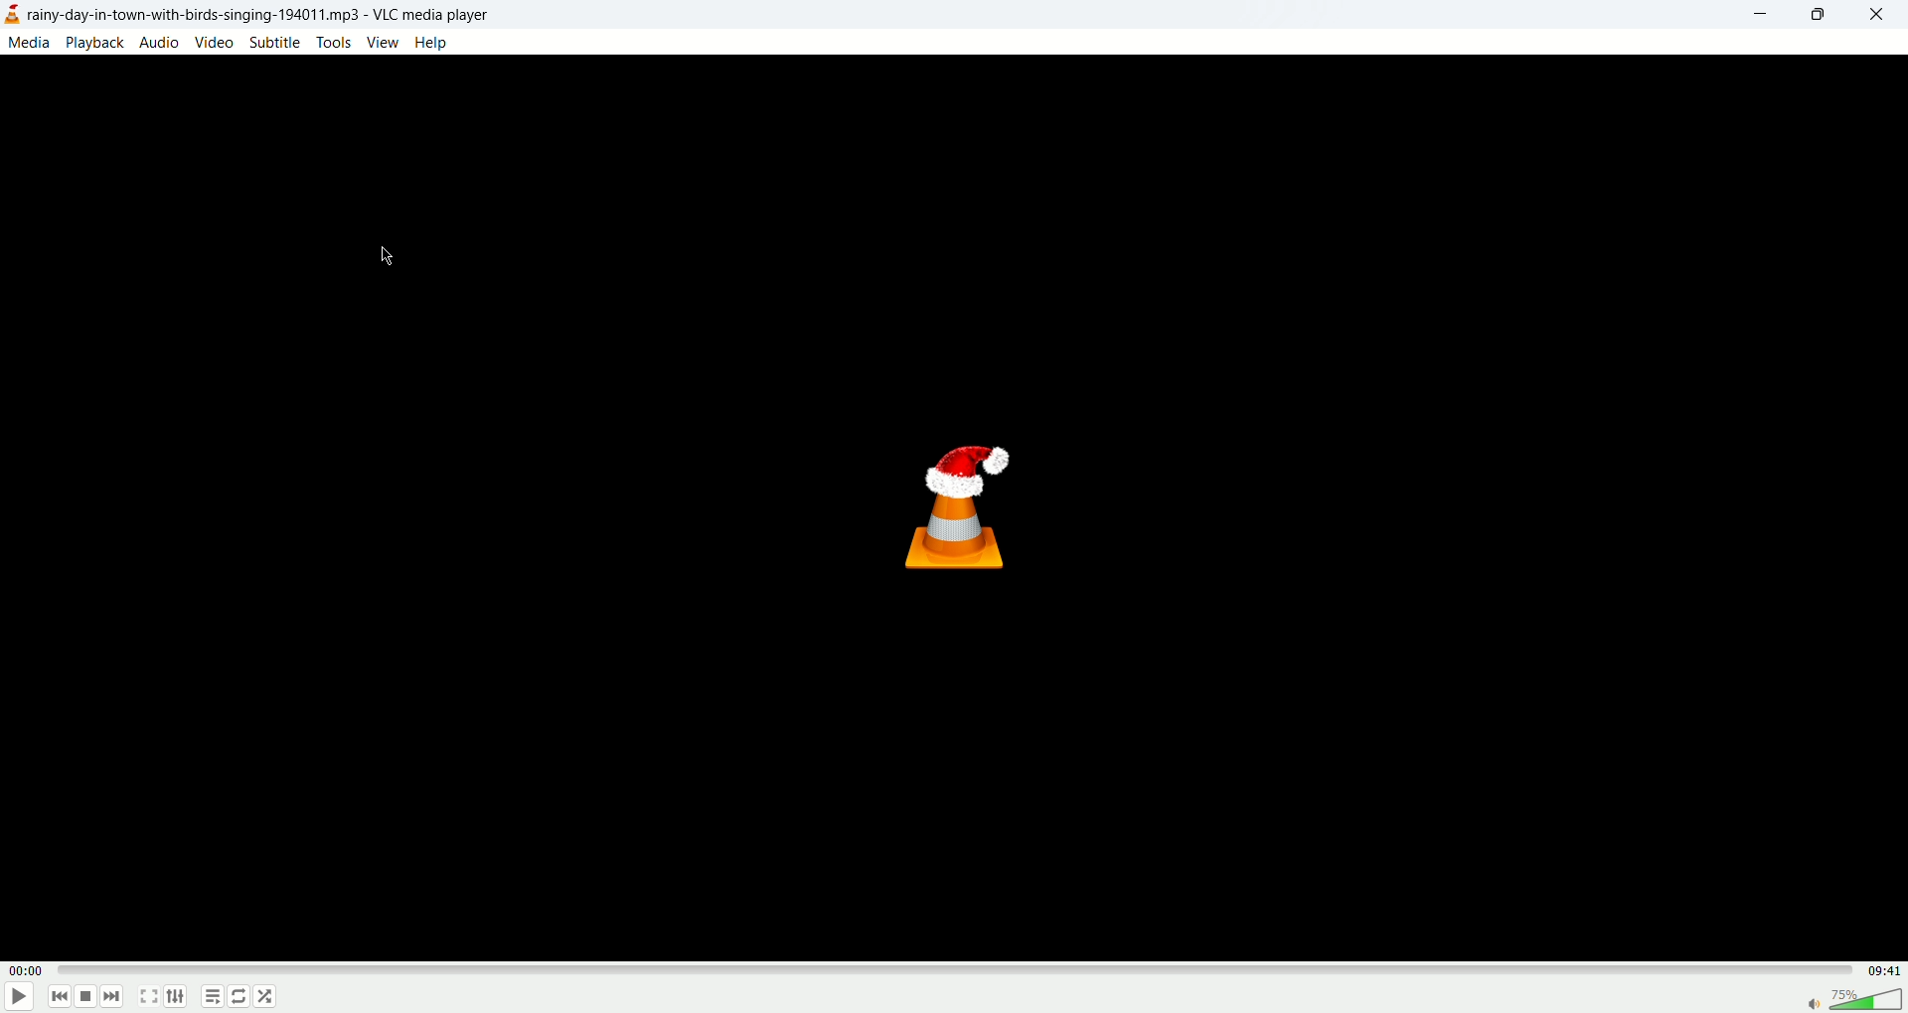 This screenshot has width=1908, height=1013. Describe the element at coordinates (97, 43) in the screenshot. I see `playback` at that location.